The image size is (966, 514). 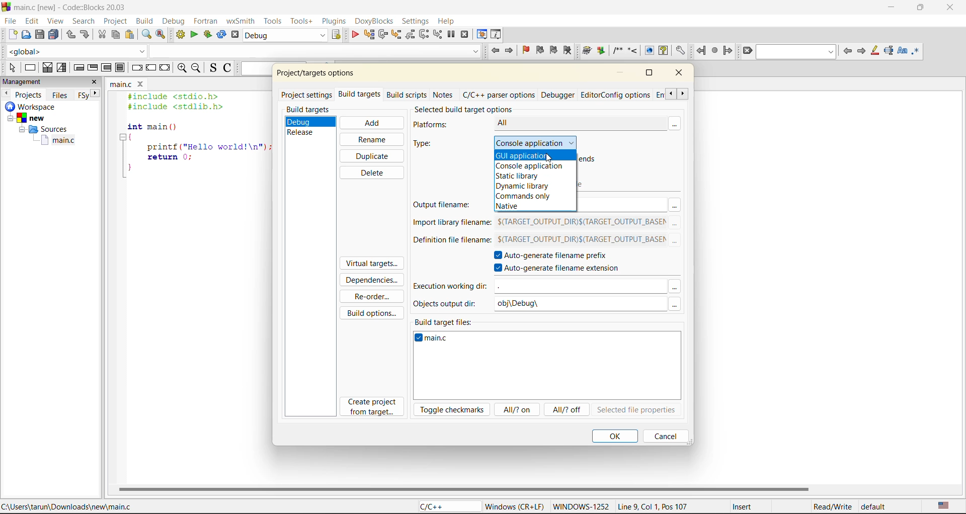 What do you see at coordinates (533, 176) in the screenshot?
I see `static library` at bounding box center [533, 176].